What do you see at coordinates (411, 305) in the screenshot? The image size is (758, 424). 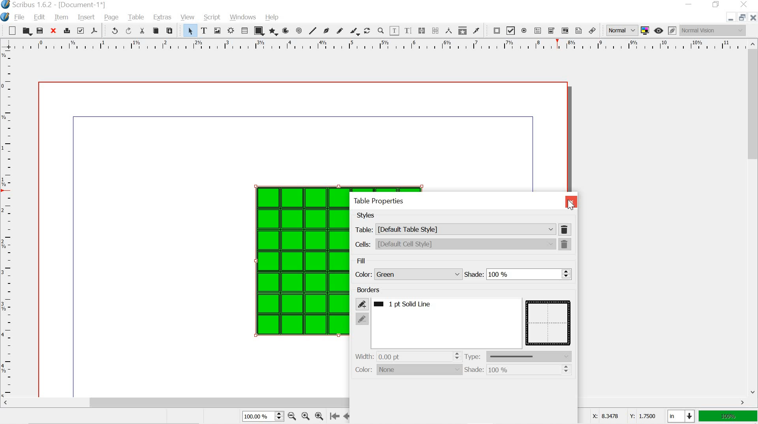 I see `1pt solid line` at bounding box center [411, 305].